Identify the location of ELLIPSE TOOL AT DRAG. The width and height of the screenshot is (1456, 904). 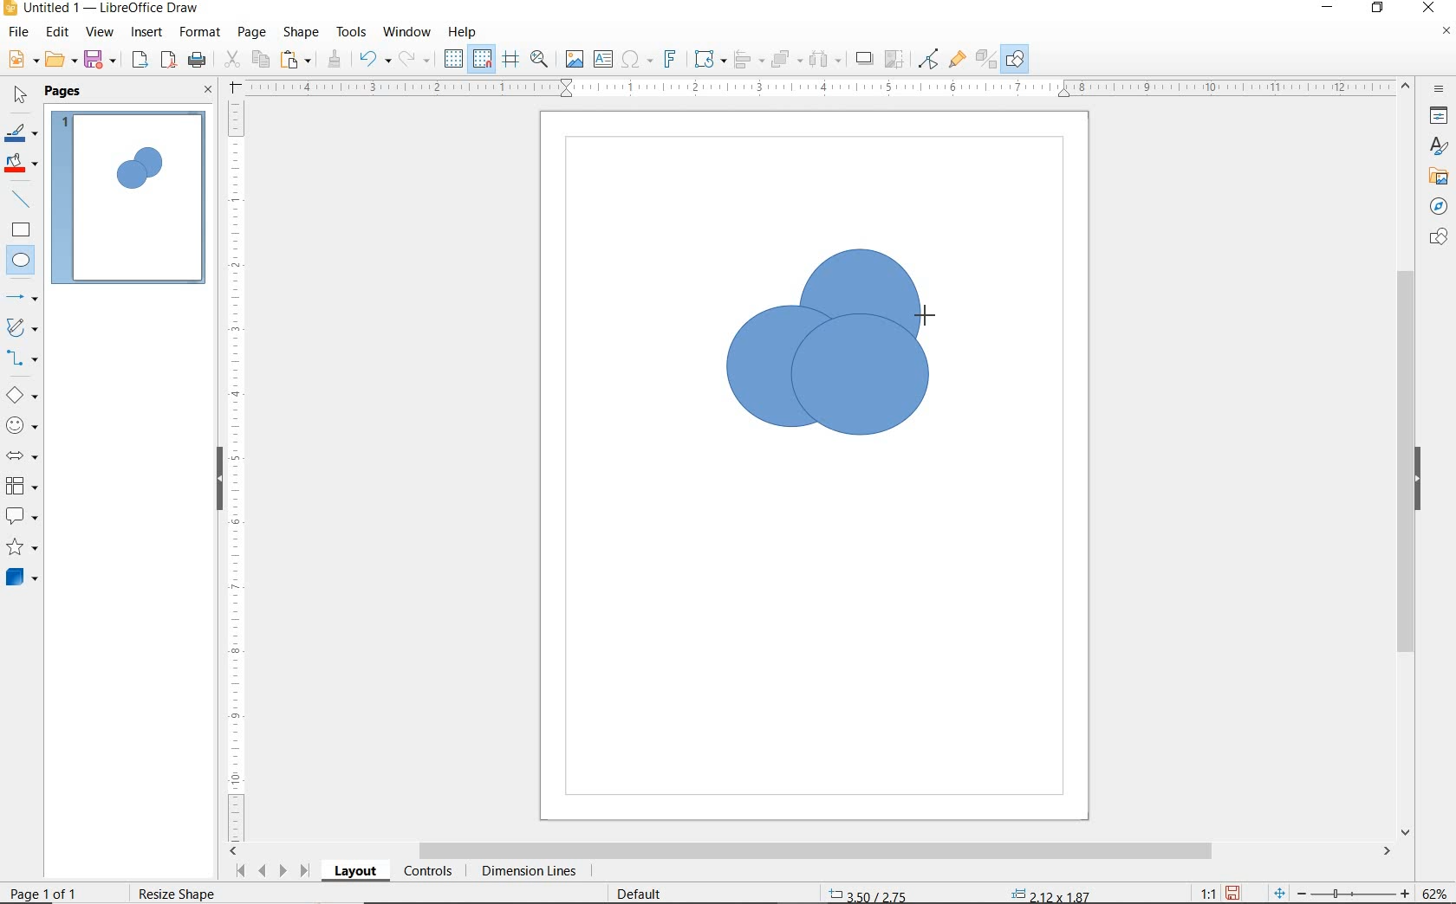
(729, 307).